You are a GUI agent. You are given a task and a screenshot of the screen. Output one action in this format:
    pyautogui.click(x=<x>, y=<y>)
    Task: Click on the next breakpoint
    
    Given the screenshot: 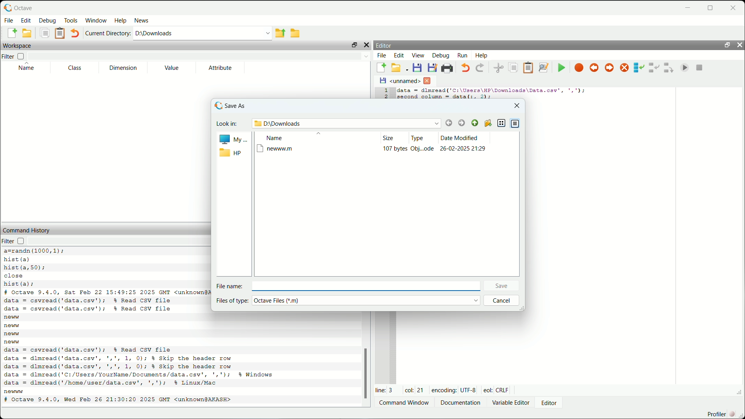 What is the action you would take?
    pyautogui.click(x=608, y=68)
    